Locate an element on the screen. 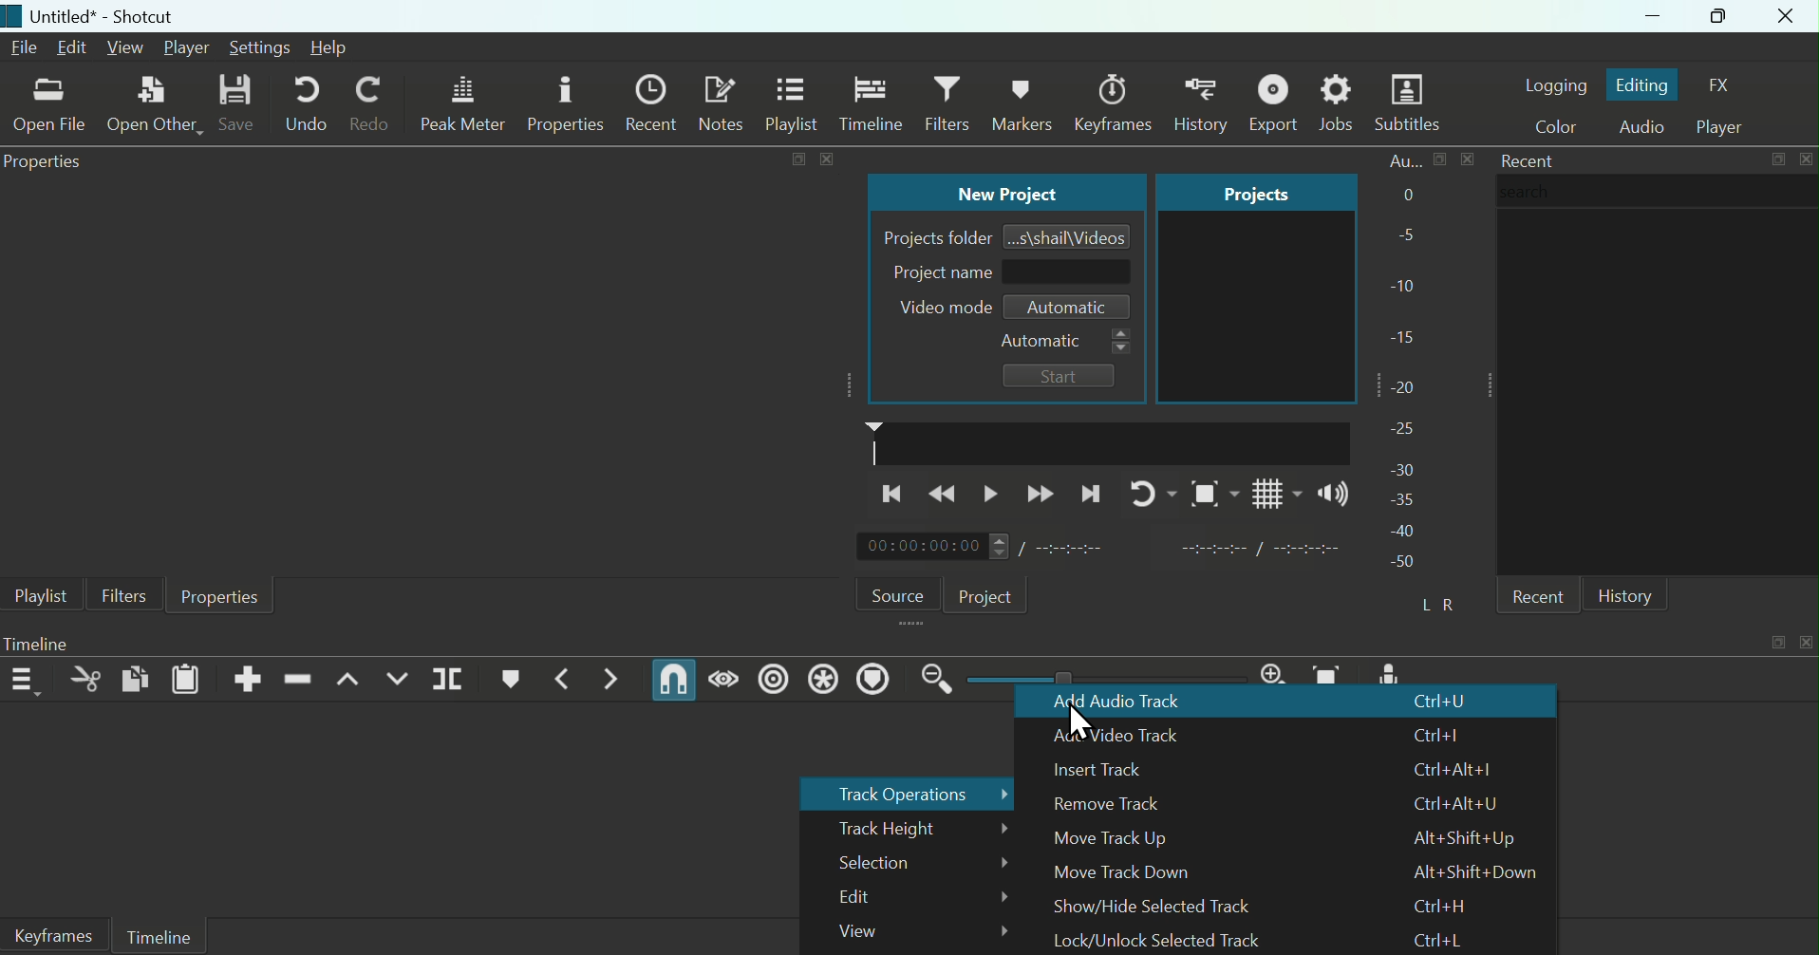 The height and width of the screenshot is (955, 1819). Project is located at coordinates (988, 592).